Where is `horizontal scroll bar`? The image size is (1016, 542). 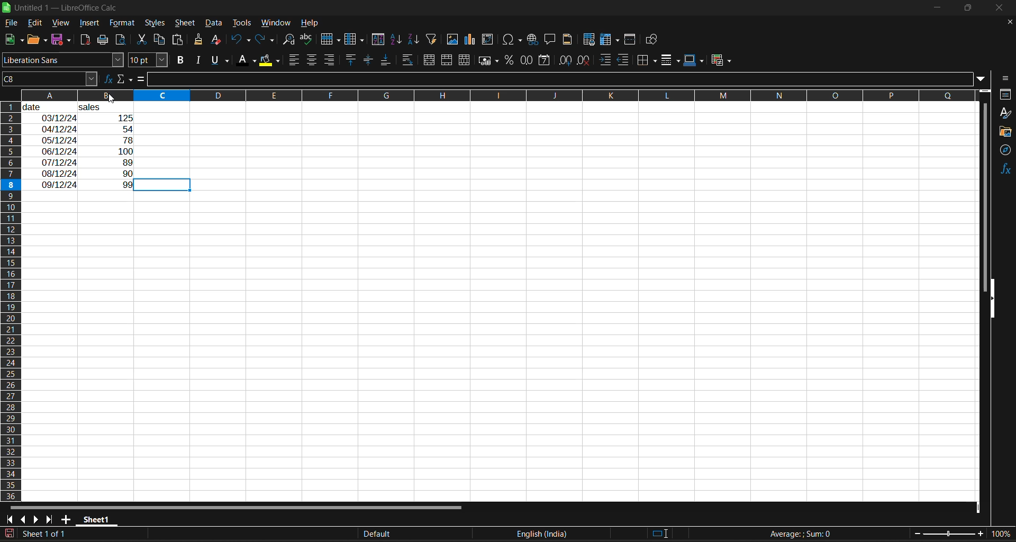 horizontal scroll bar is located at coordinates (240, 507).